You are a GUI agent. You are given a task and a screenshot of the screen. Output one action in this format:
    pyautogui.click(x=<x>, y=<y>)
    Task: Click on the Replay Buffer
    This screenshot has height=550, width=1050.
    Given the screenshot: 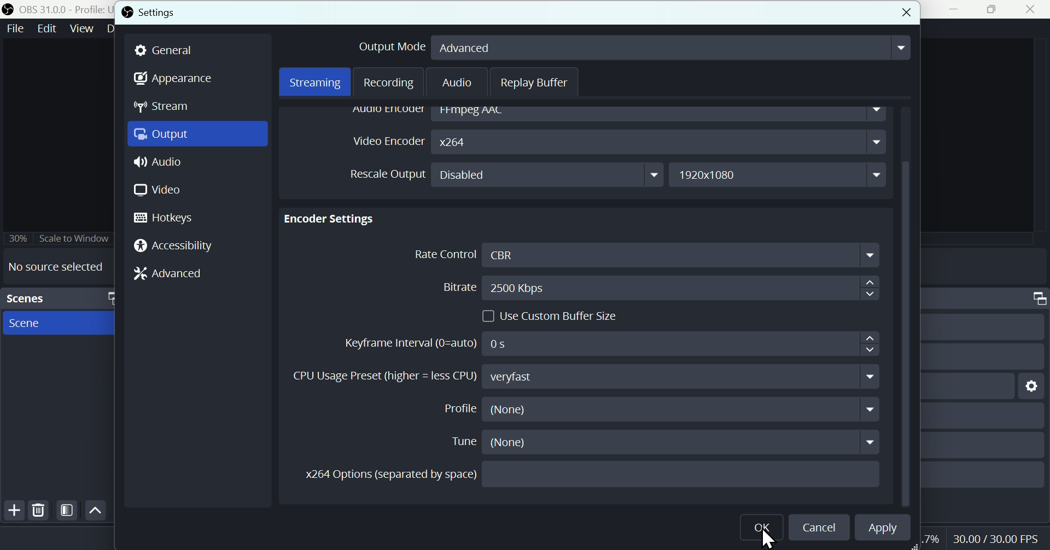 What is the action you would take?
    pyautogui.click(x=536, y=82)
    